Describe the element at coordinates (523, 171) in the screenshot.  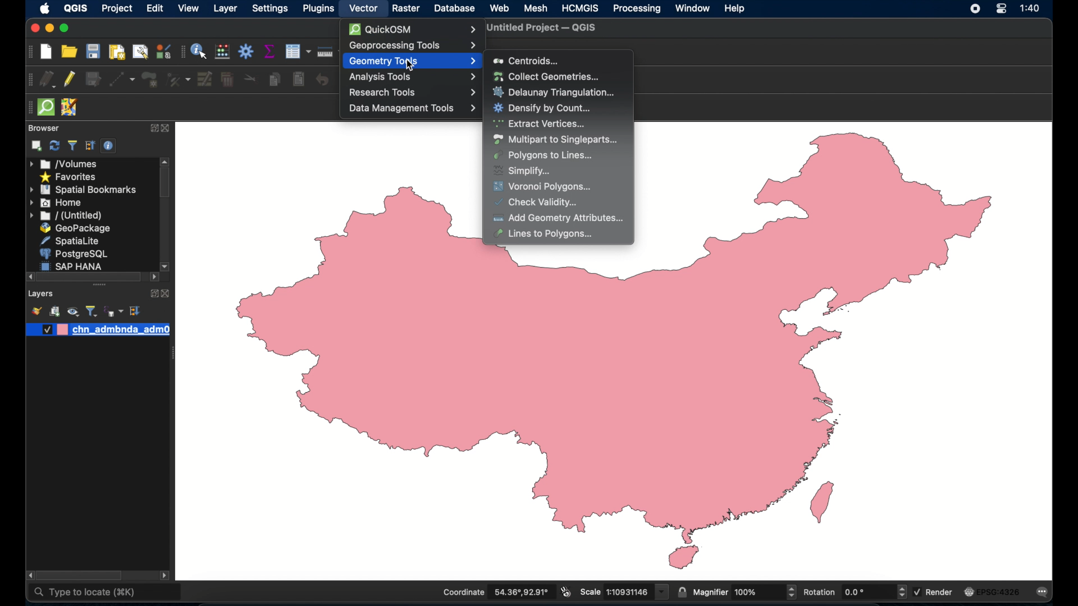
I see `simplify` at that location.